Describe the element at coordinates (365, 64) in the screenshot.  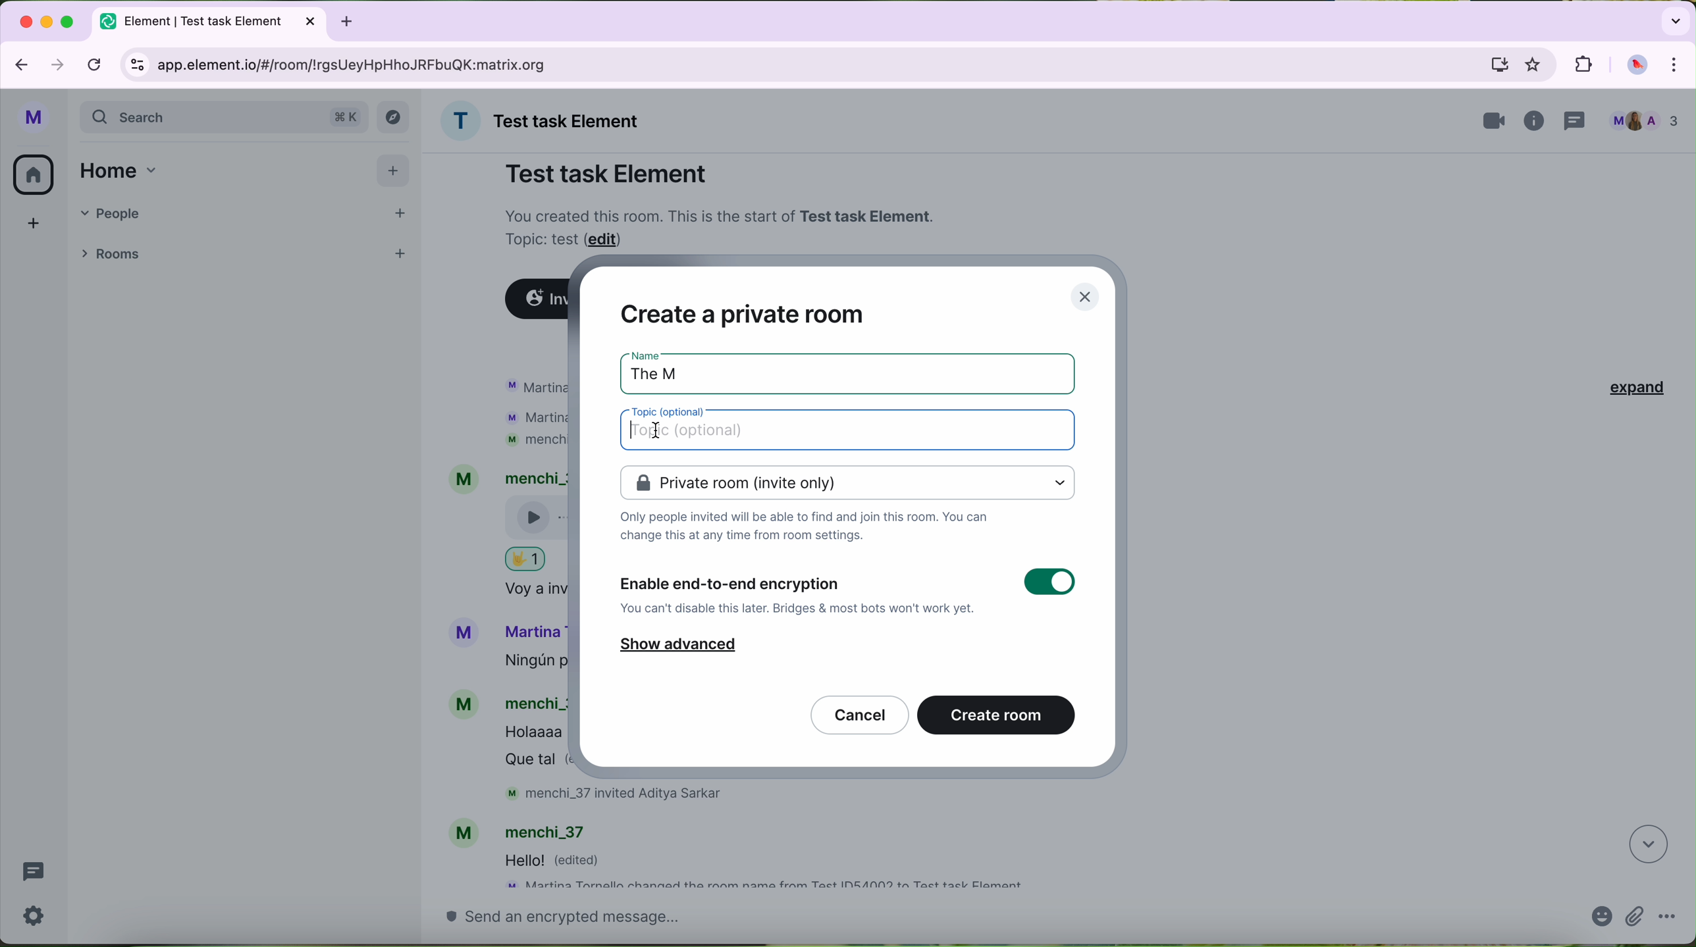
I see `URL` at that location.